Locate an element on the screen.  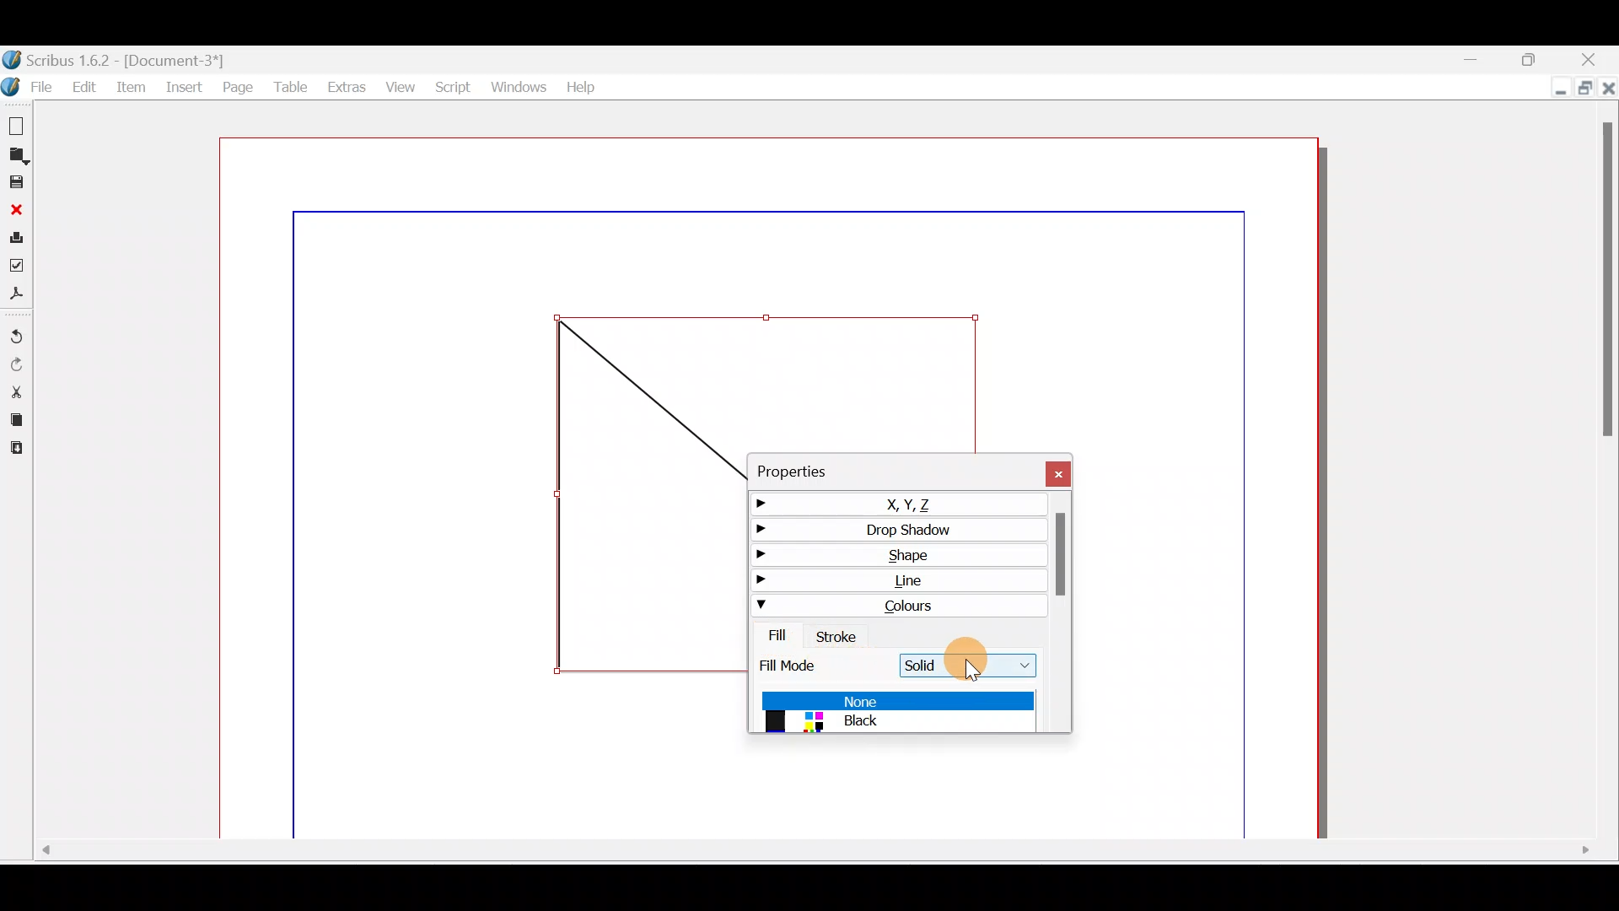
Close is located at coordinates (1608, 90).